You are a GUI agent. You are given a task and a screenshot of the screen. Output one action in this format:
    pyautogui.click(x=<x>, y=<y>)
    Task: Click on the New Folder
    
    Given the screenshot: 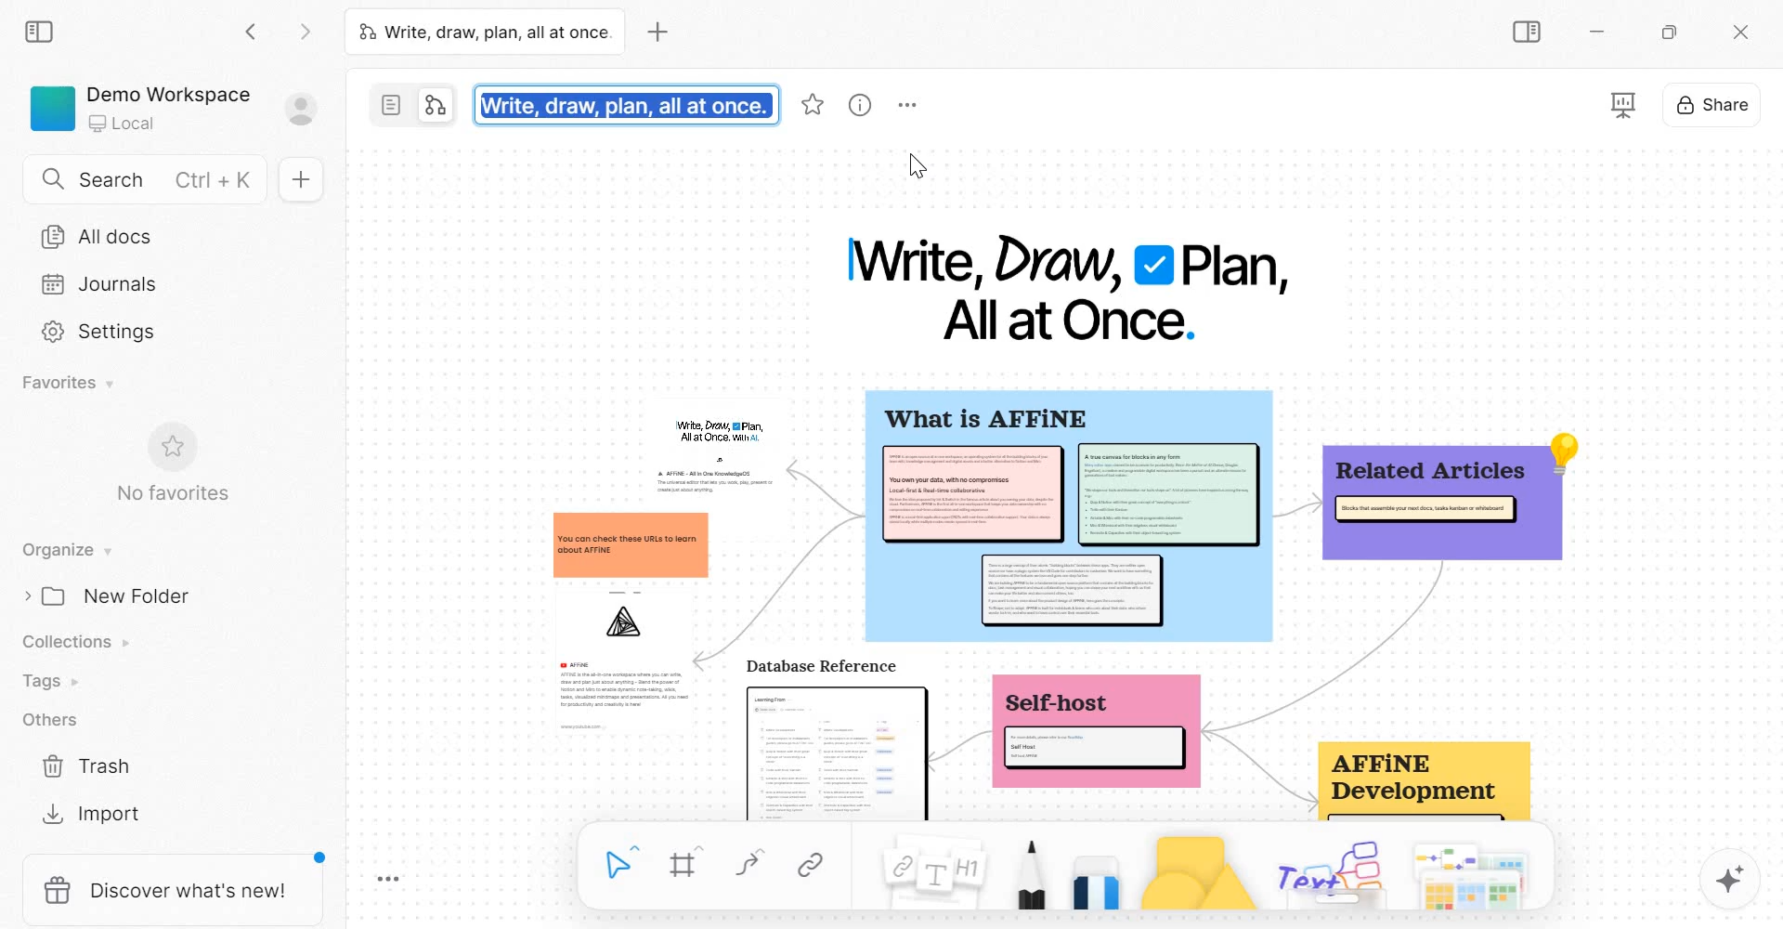 What is the action you would take?
    pyautogui.click(x=115, y=595)
    